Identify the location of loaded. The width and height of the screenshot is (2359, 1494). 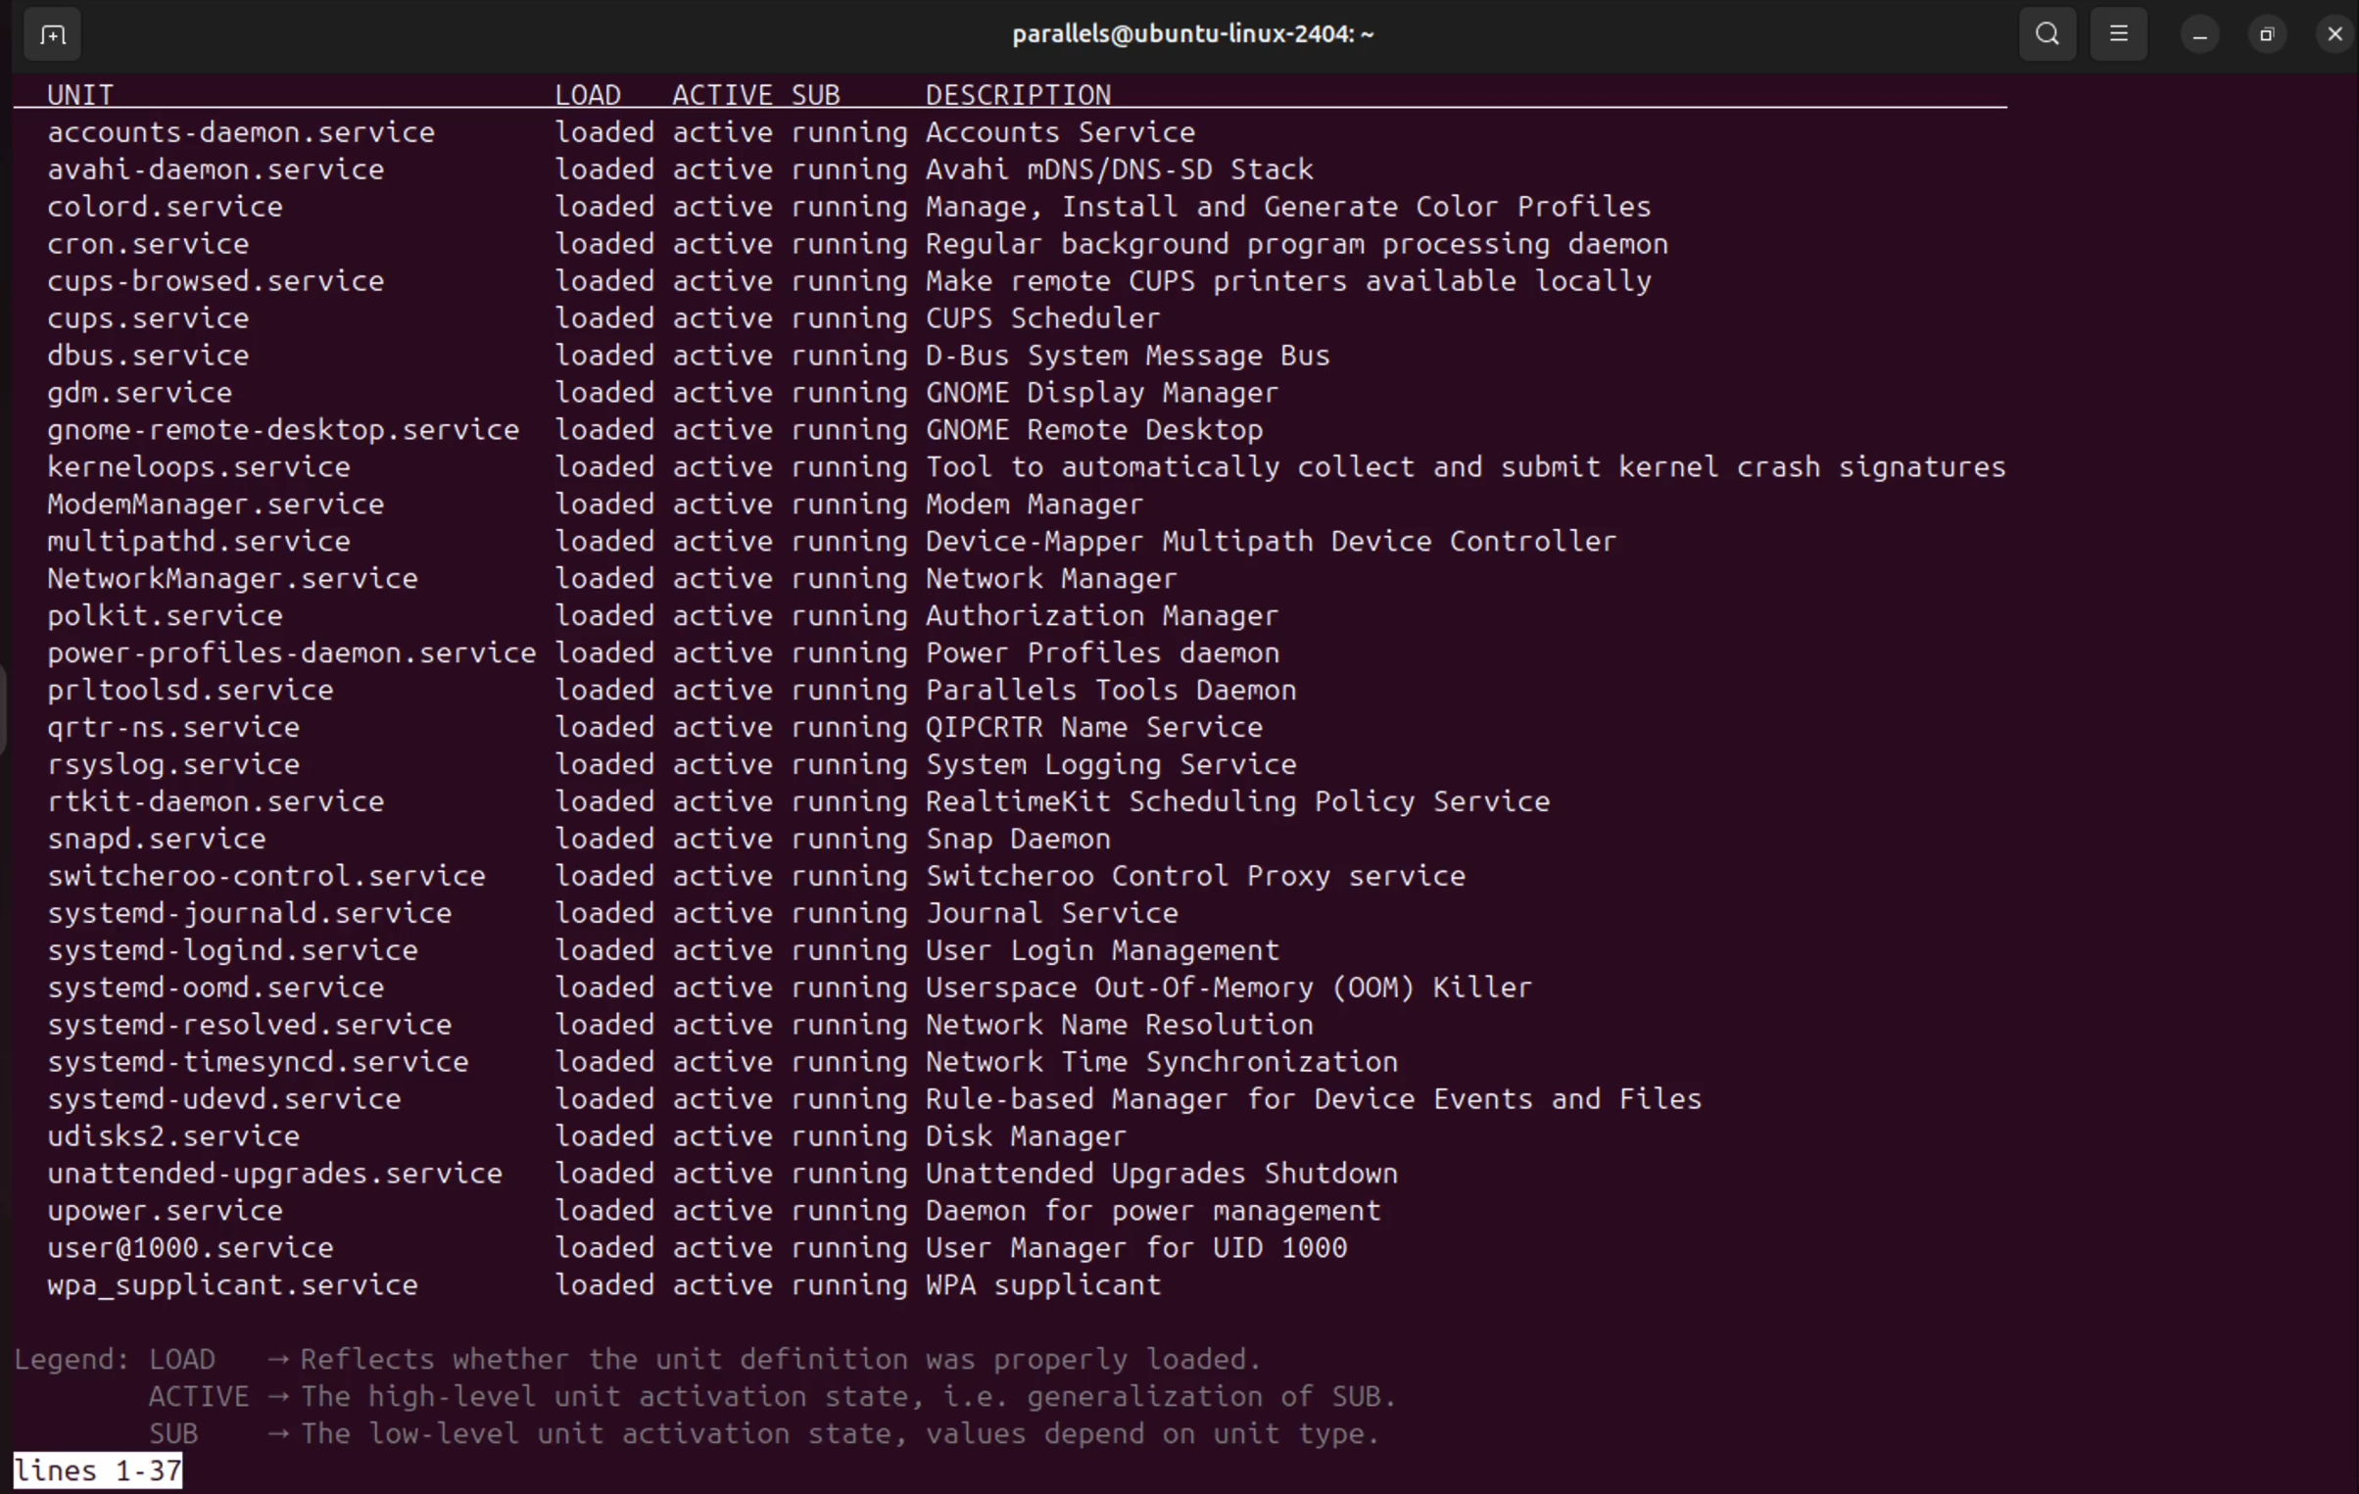
(602, 915).